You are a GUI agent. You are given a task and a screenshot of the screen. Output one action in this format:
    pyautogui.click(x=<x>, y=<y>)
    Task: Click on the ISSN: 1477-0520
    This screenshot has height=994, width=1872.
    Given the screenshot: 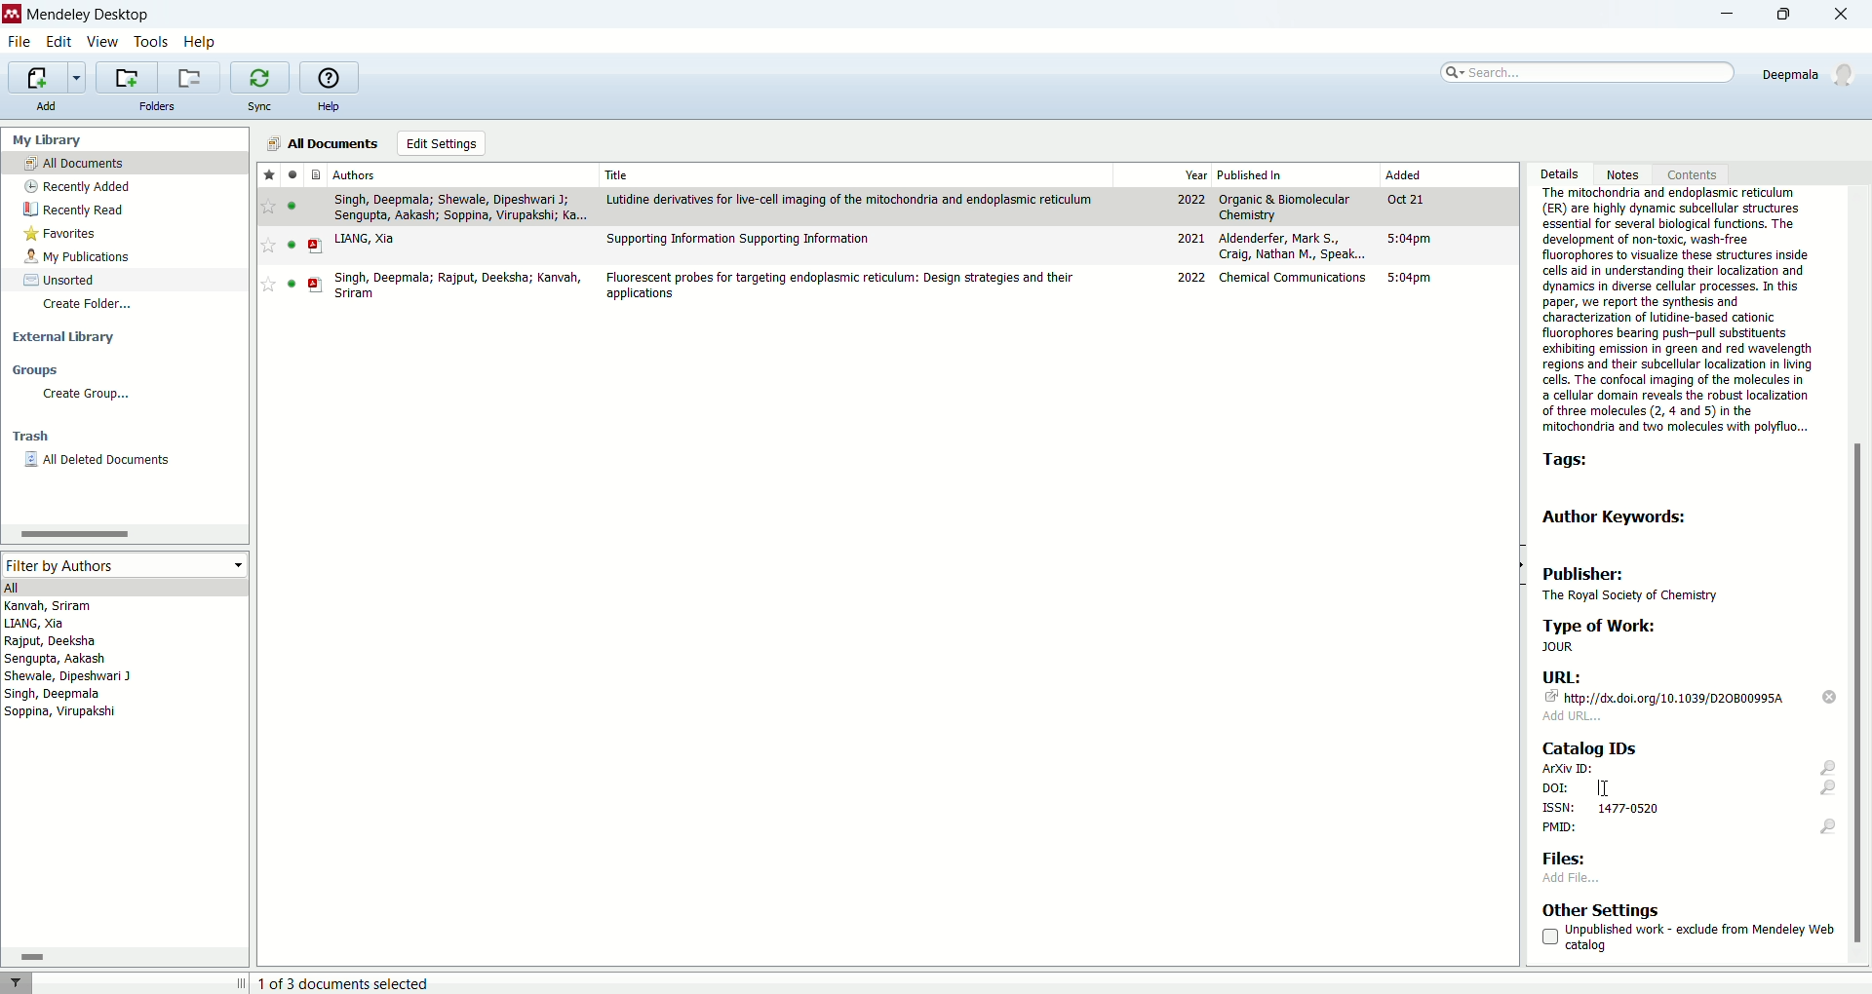 What is the action you would take?
    pyautogui.click(x=1603, y=808)
    